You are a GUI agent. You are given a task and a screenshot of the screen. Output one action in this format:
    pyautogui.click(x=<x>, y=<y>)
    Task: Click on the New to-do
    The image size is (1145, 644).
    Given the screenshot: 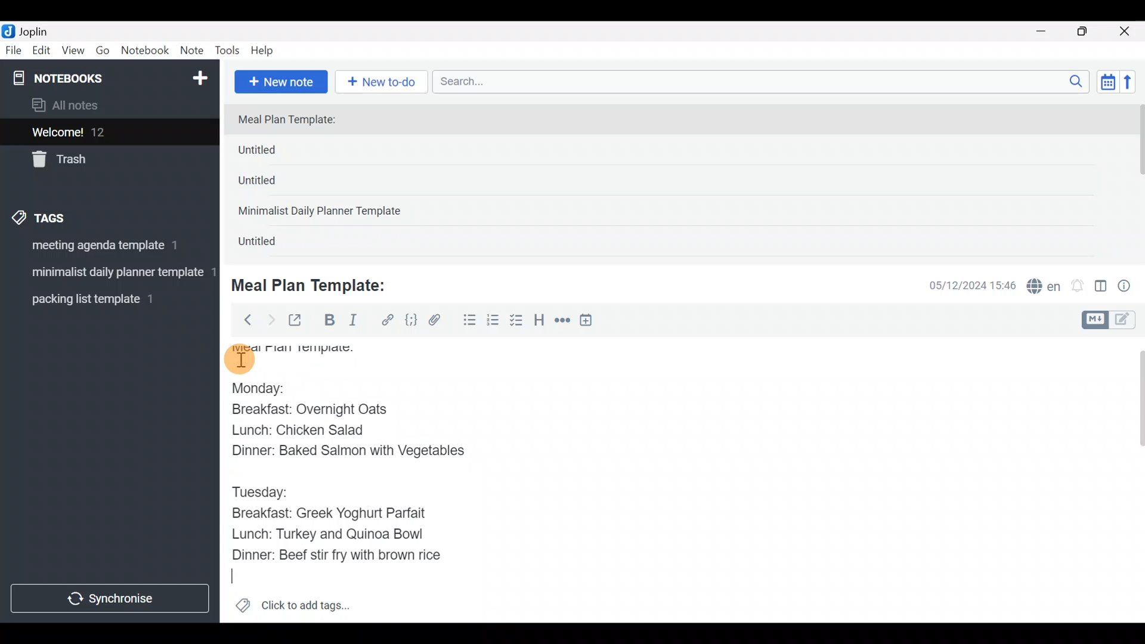 What is the action you would take?
    pyautogui.click(x=384, y=83)
    